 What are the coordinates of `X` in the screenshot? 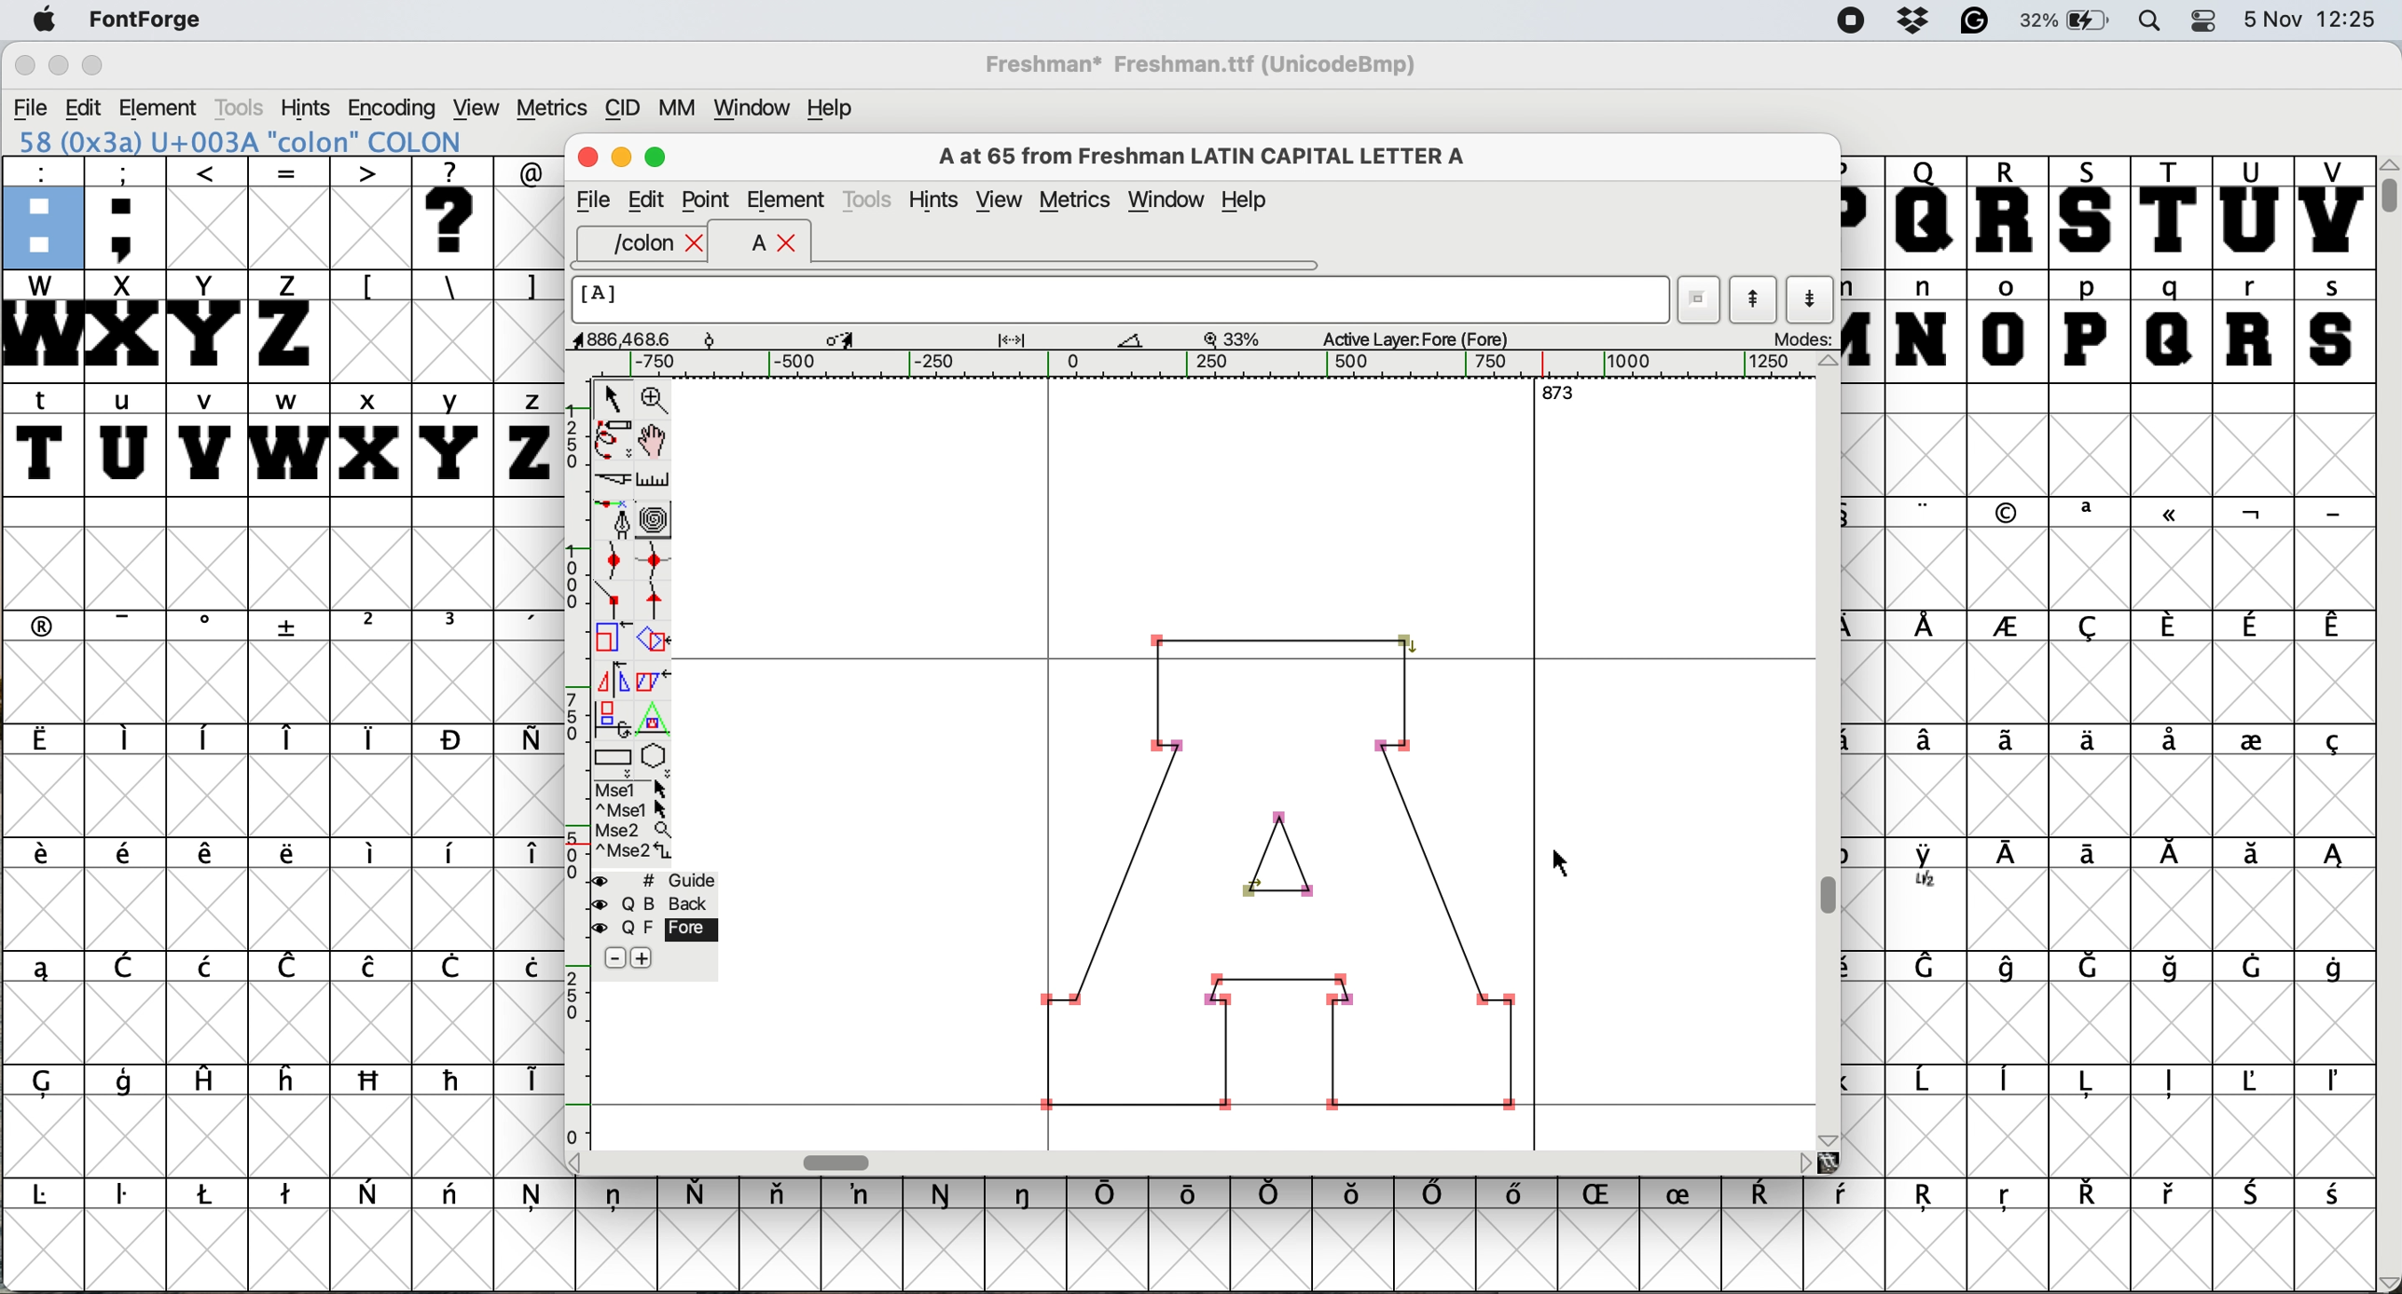 It's located at (124, 326).